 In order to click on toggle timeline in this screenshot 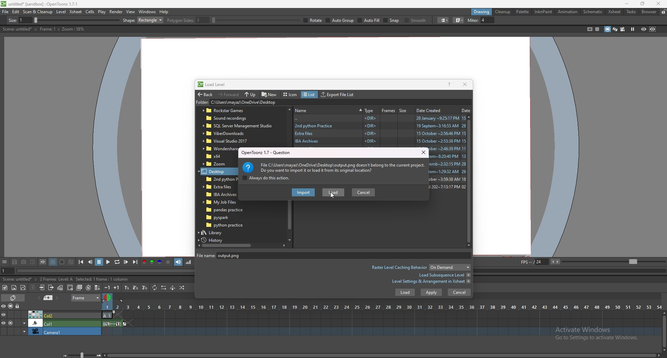, I will do `click(14, 297)`.